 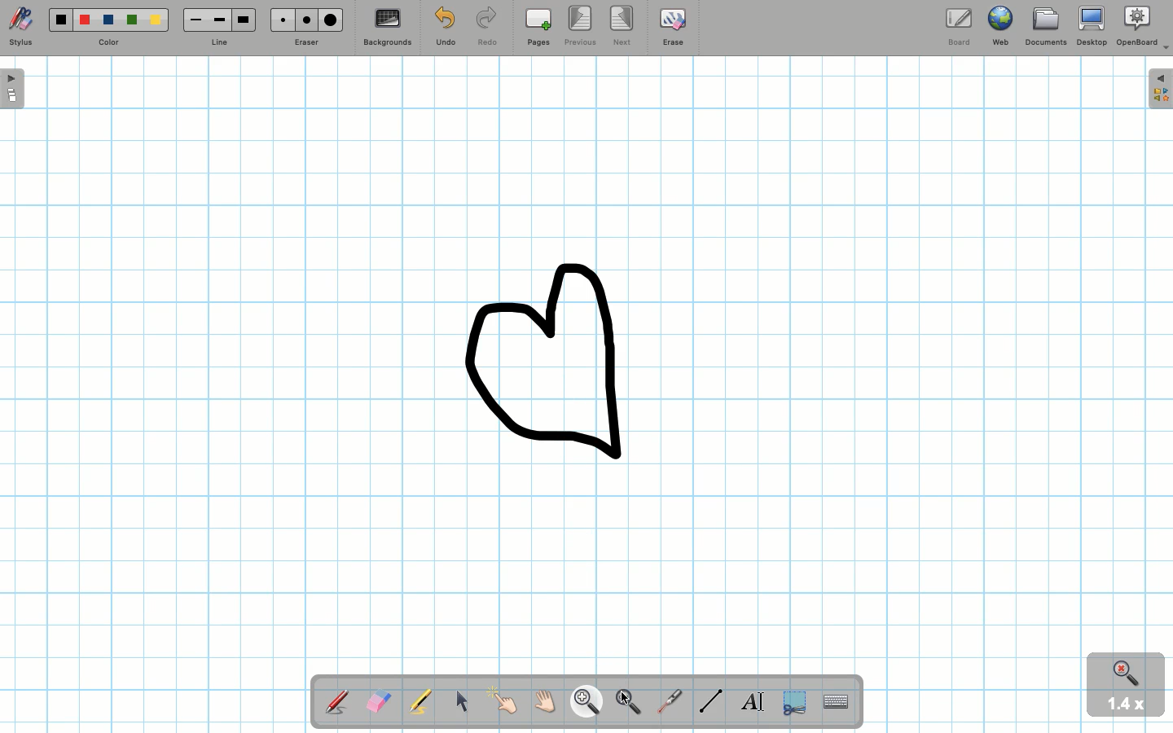 I want to click on Zoom out, so click(x=628, y=703).